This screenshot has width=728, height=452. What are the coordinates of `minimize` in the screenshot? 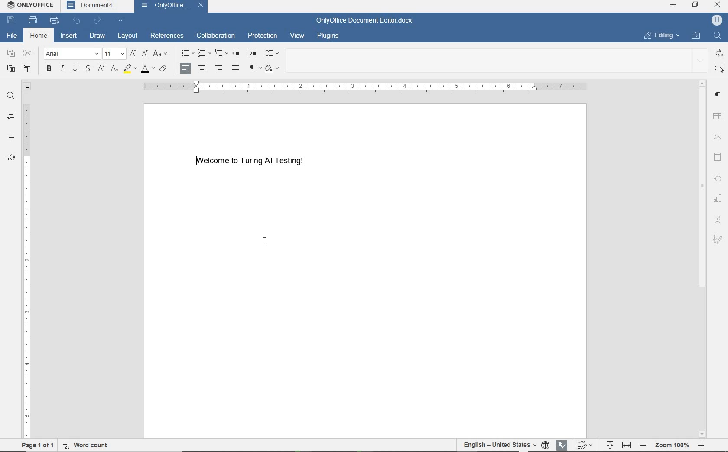 It's located at (673, 4).